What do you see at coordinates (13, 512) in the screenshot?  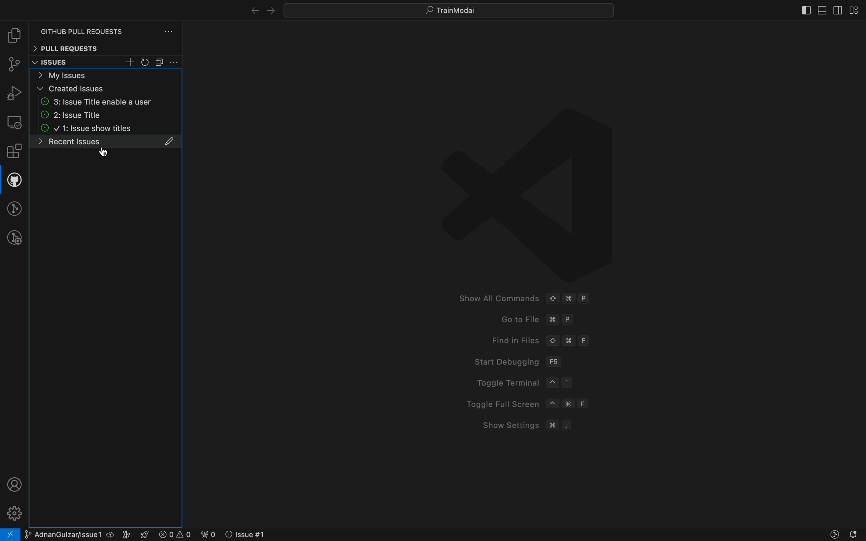 I see `settings` at bounding box center [13, 512].